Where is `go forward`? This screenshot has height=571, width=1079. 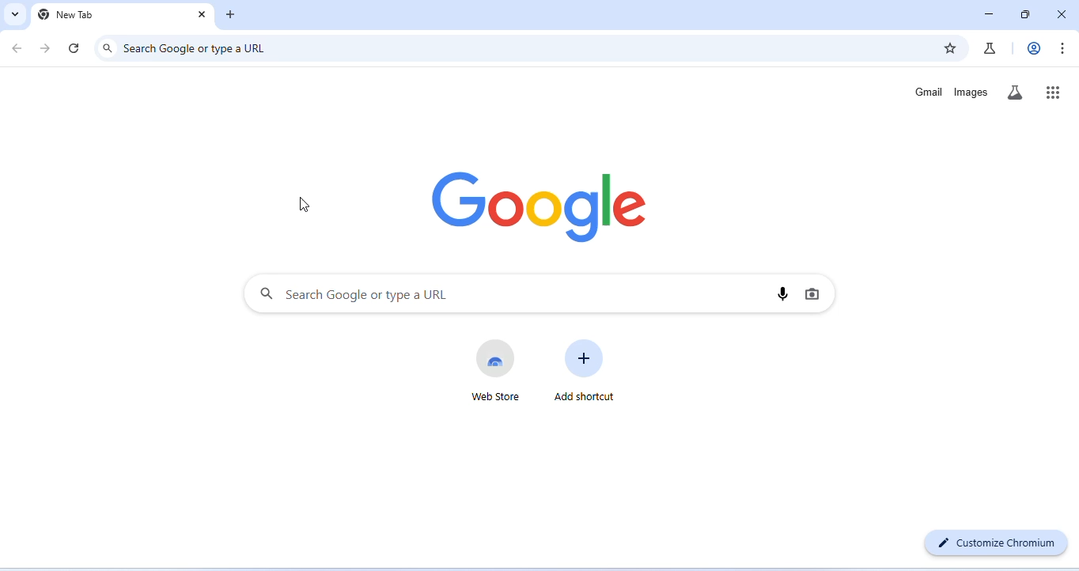 go forward is located at coordinates (47, 47).